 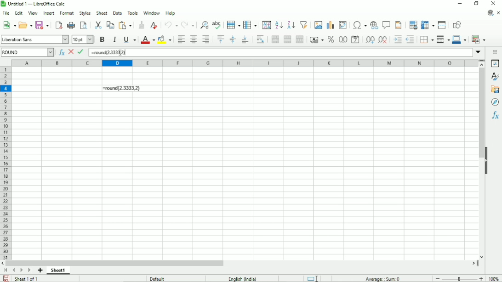 I want to click on =round(2.3333,2), so click(x=121, y=88).